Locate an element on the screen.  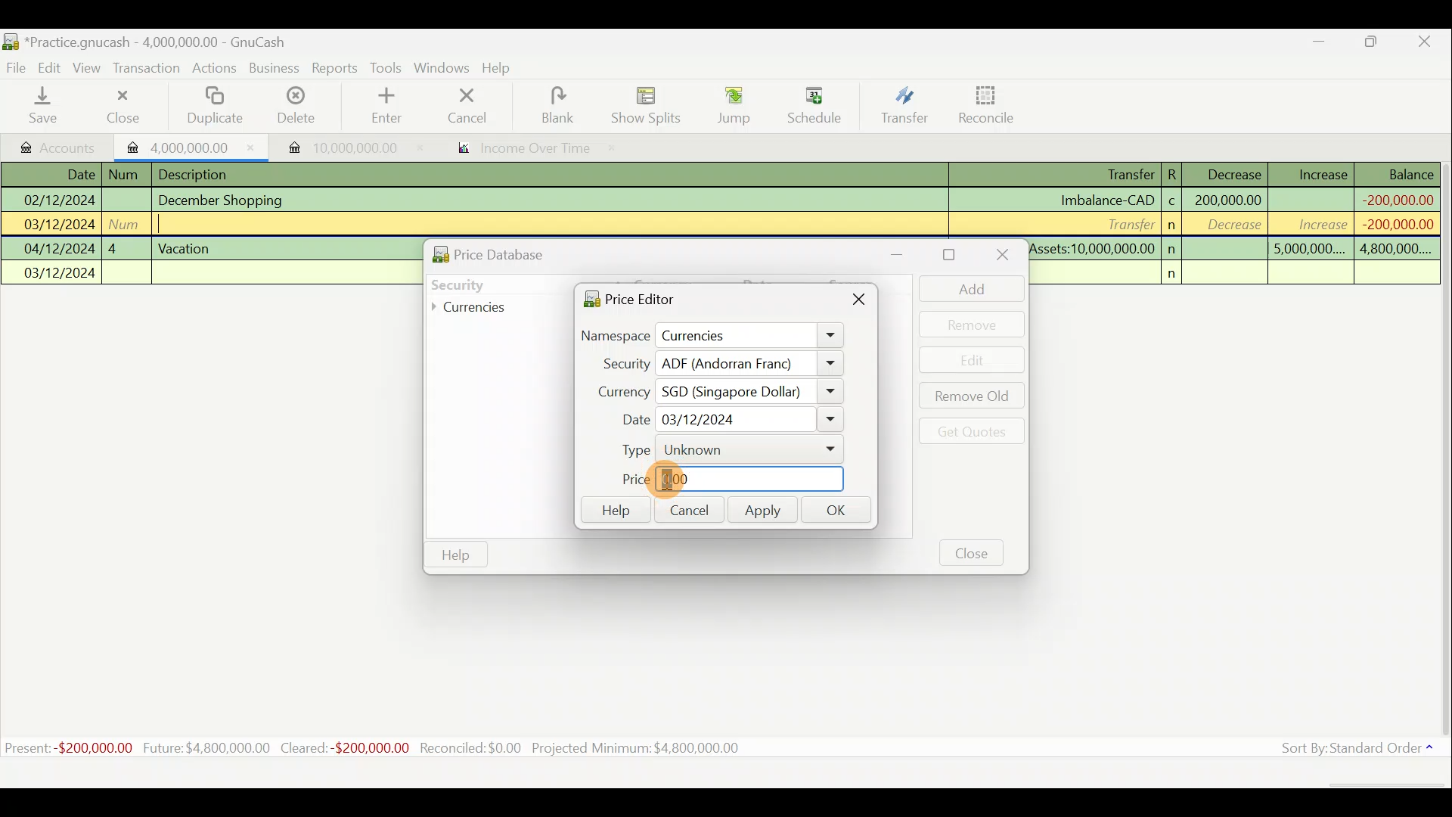
Get quotes is located at coordinates (969, 430).